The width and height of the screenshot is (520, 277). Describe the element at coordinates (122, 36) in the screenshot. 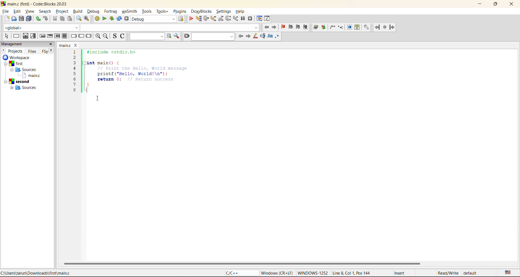

I see `toggle comments` at that location.